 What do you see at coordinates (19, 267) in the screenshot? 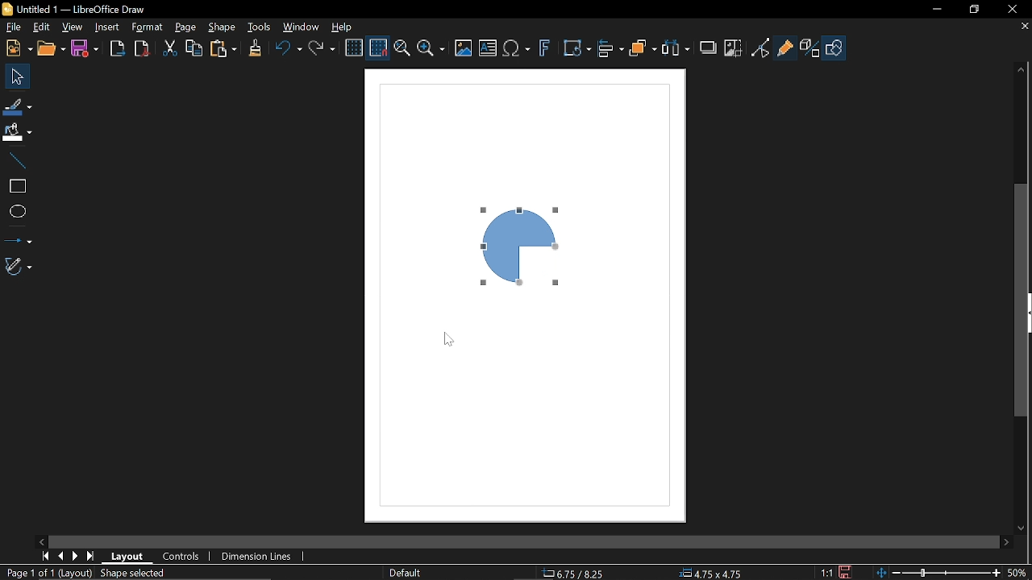
I see `Curve and polygon` at bounding box center [19, 267].